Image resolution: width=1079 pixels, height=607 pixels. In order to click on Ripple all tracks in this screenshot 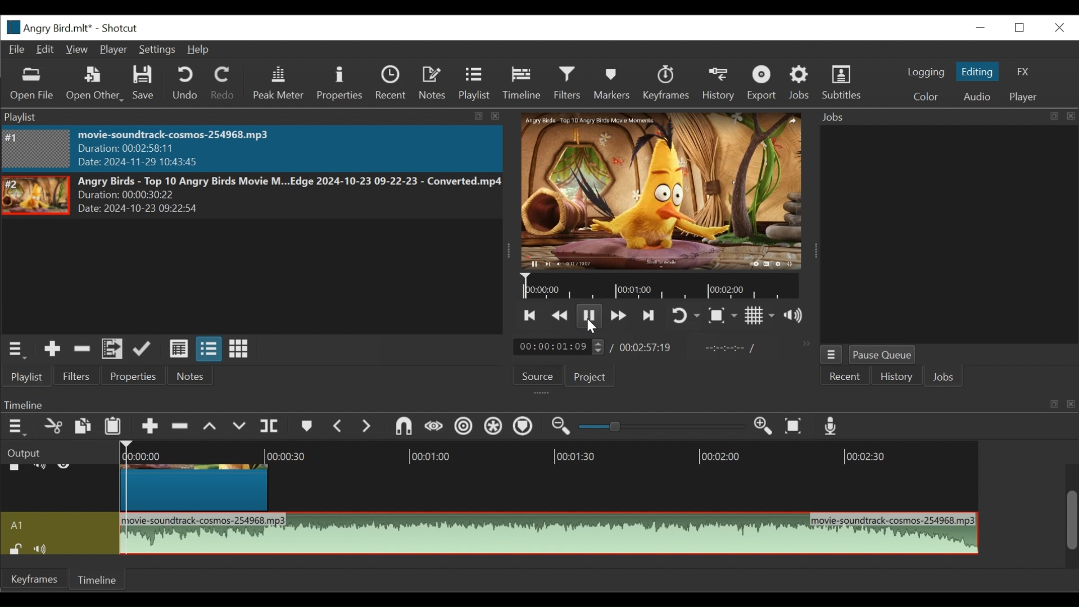, I will do `click(495, 428)`.